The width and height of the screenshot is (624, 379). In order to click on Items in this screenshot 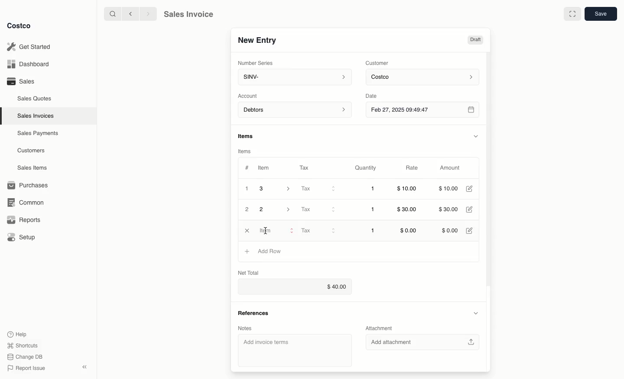, I will do `click(250, 137)`.